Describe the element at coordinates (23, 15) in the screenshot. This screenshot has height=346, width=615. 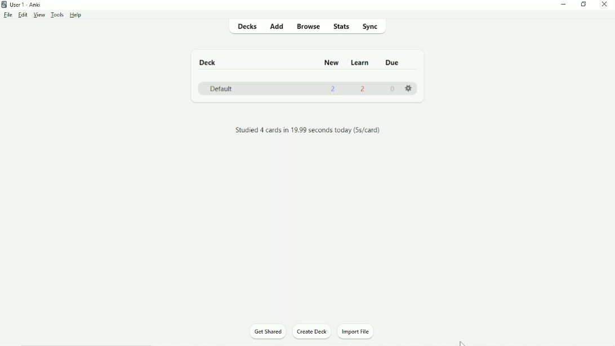
I see `Edit` at that location.